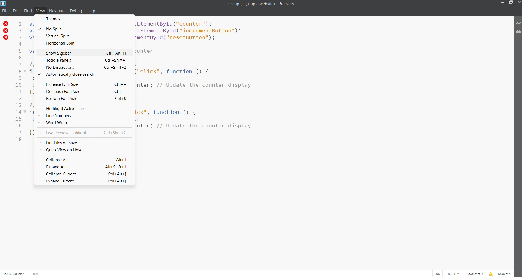 This screenshot has height=277, width=522. Describe the element at coordinates (58, 36) in the screenshot. I see `vertical split` at that location.